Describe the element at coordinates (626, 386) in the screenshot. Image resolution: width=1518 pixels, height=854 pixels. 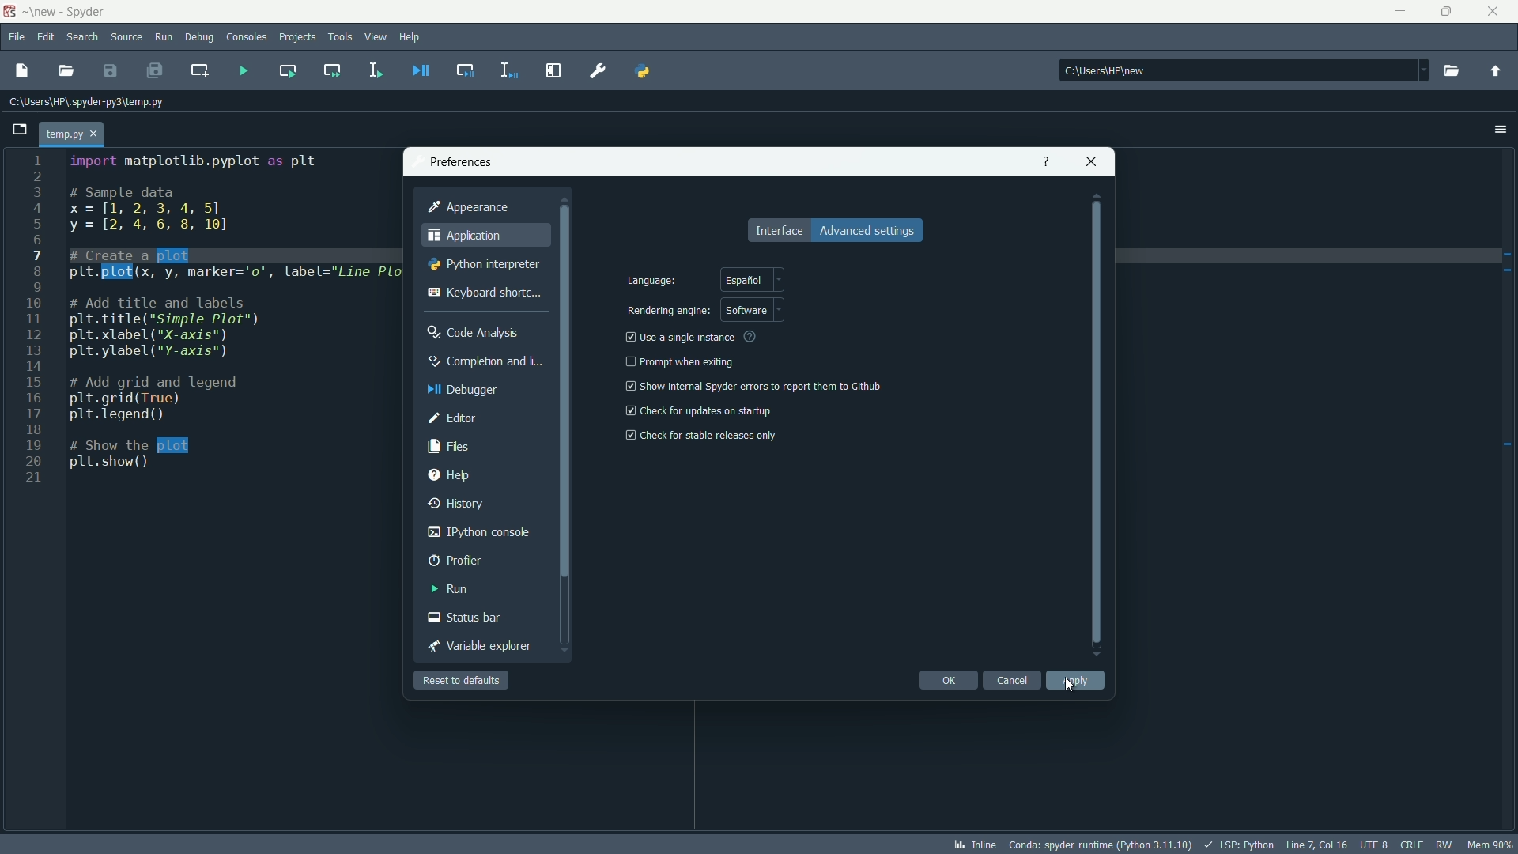
I see `checkbox` at that location.